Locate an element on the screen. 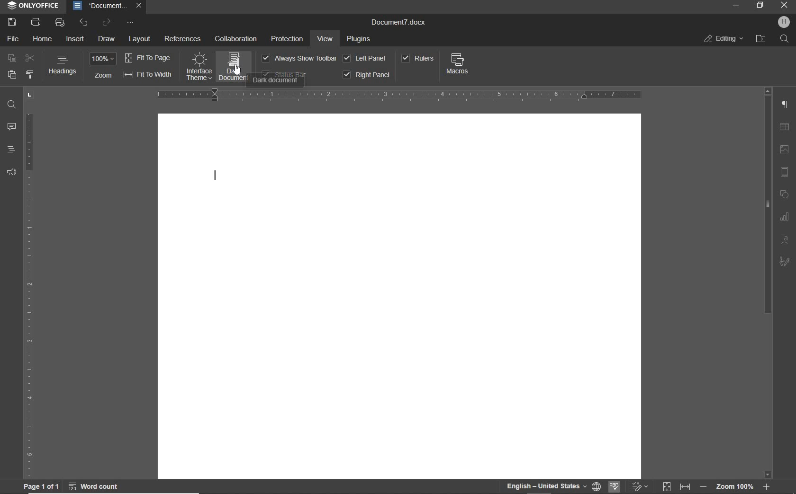 Image resolution: width=796 pixels, height=494 pixels. SCROLLBAR is located at coordinates (768, 282).